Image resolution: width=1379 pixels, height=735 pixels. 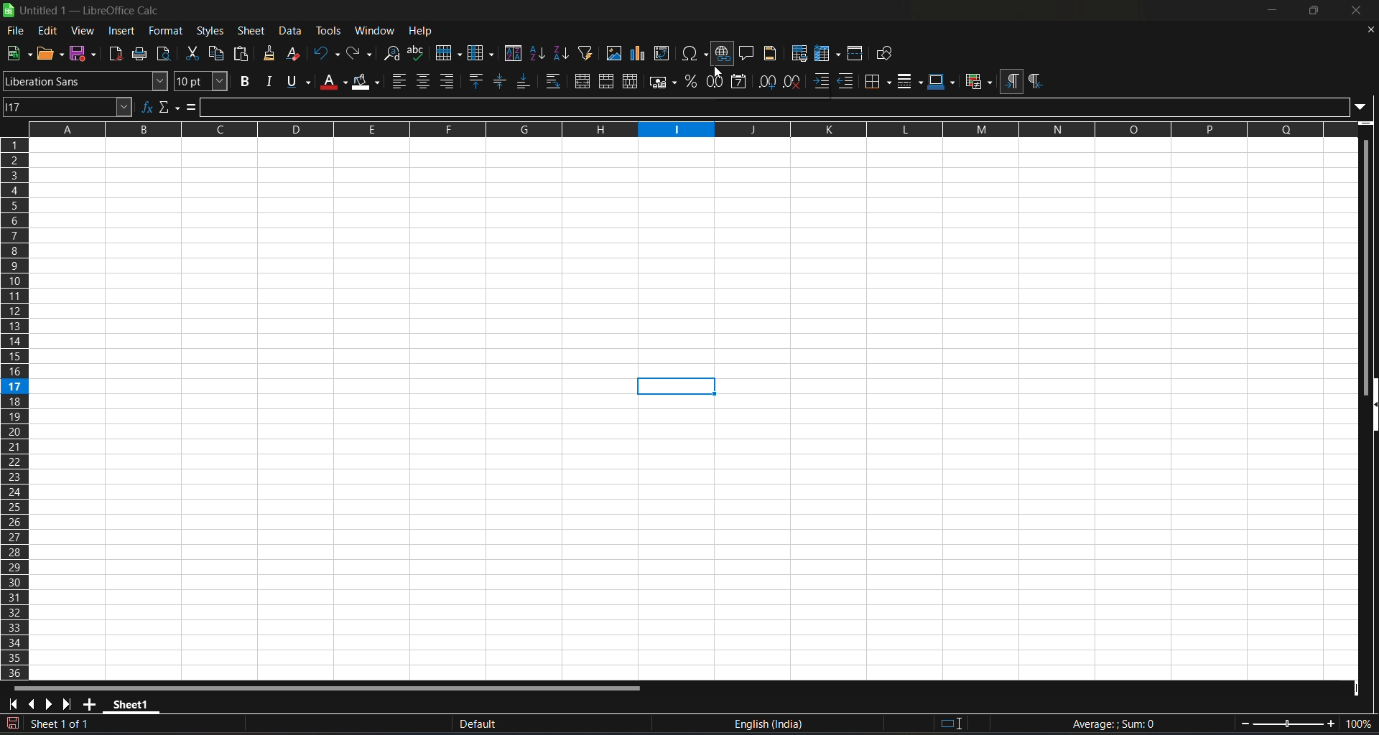 I want to click on remove decimal place, so click(x=794, y=82).